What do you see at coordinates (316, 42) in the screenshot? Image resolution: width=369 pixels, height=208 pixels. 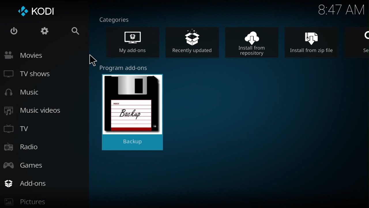 I see `Install from zip file` at bounding box center [316, 42].